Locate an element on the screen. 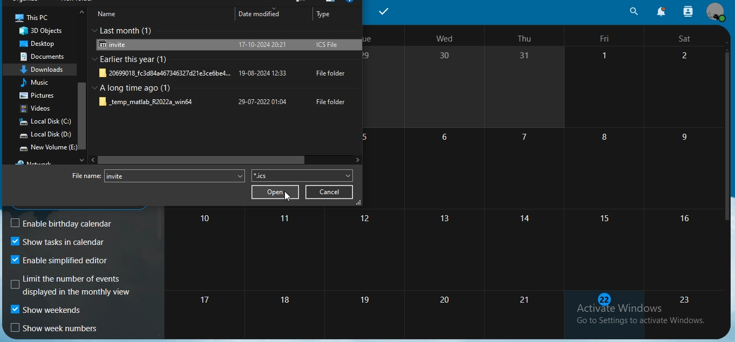  videos is located at coordinates (38, 110).